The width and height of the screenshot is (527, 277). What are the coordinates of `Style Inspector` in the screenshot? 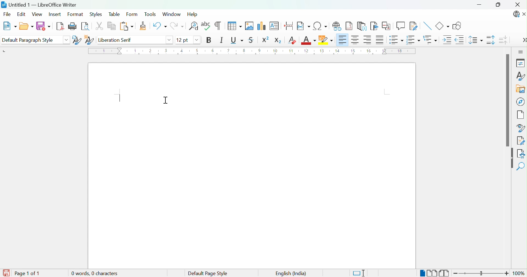 It's located at (521, 128).